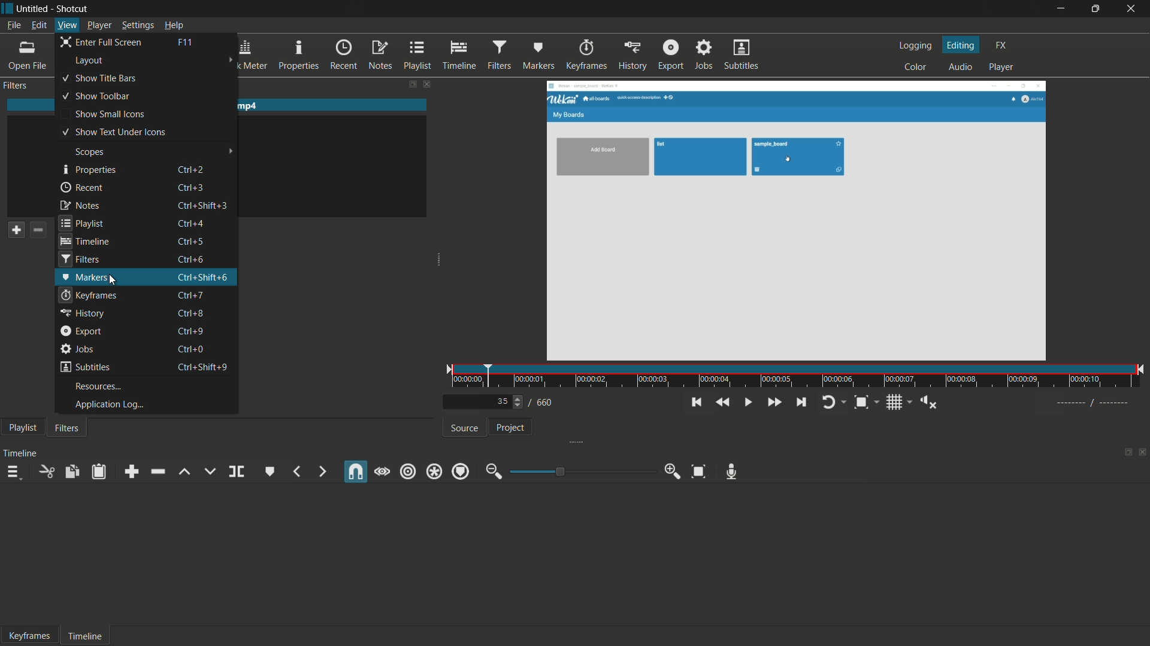  What do you see at coordinates (465, 428) in the screenshot?
I see `source` at bounding box center [465, 428].